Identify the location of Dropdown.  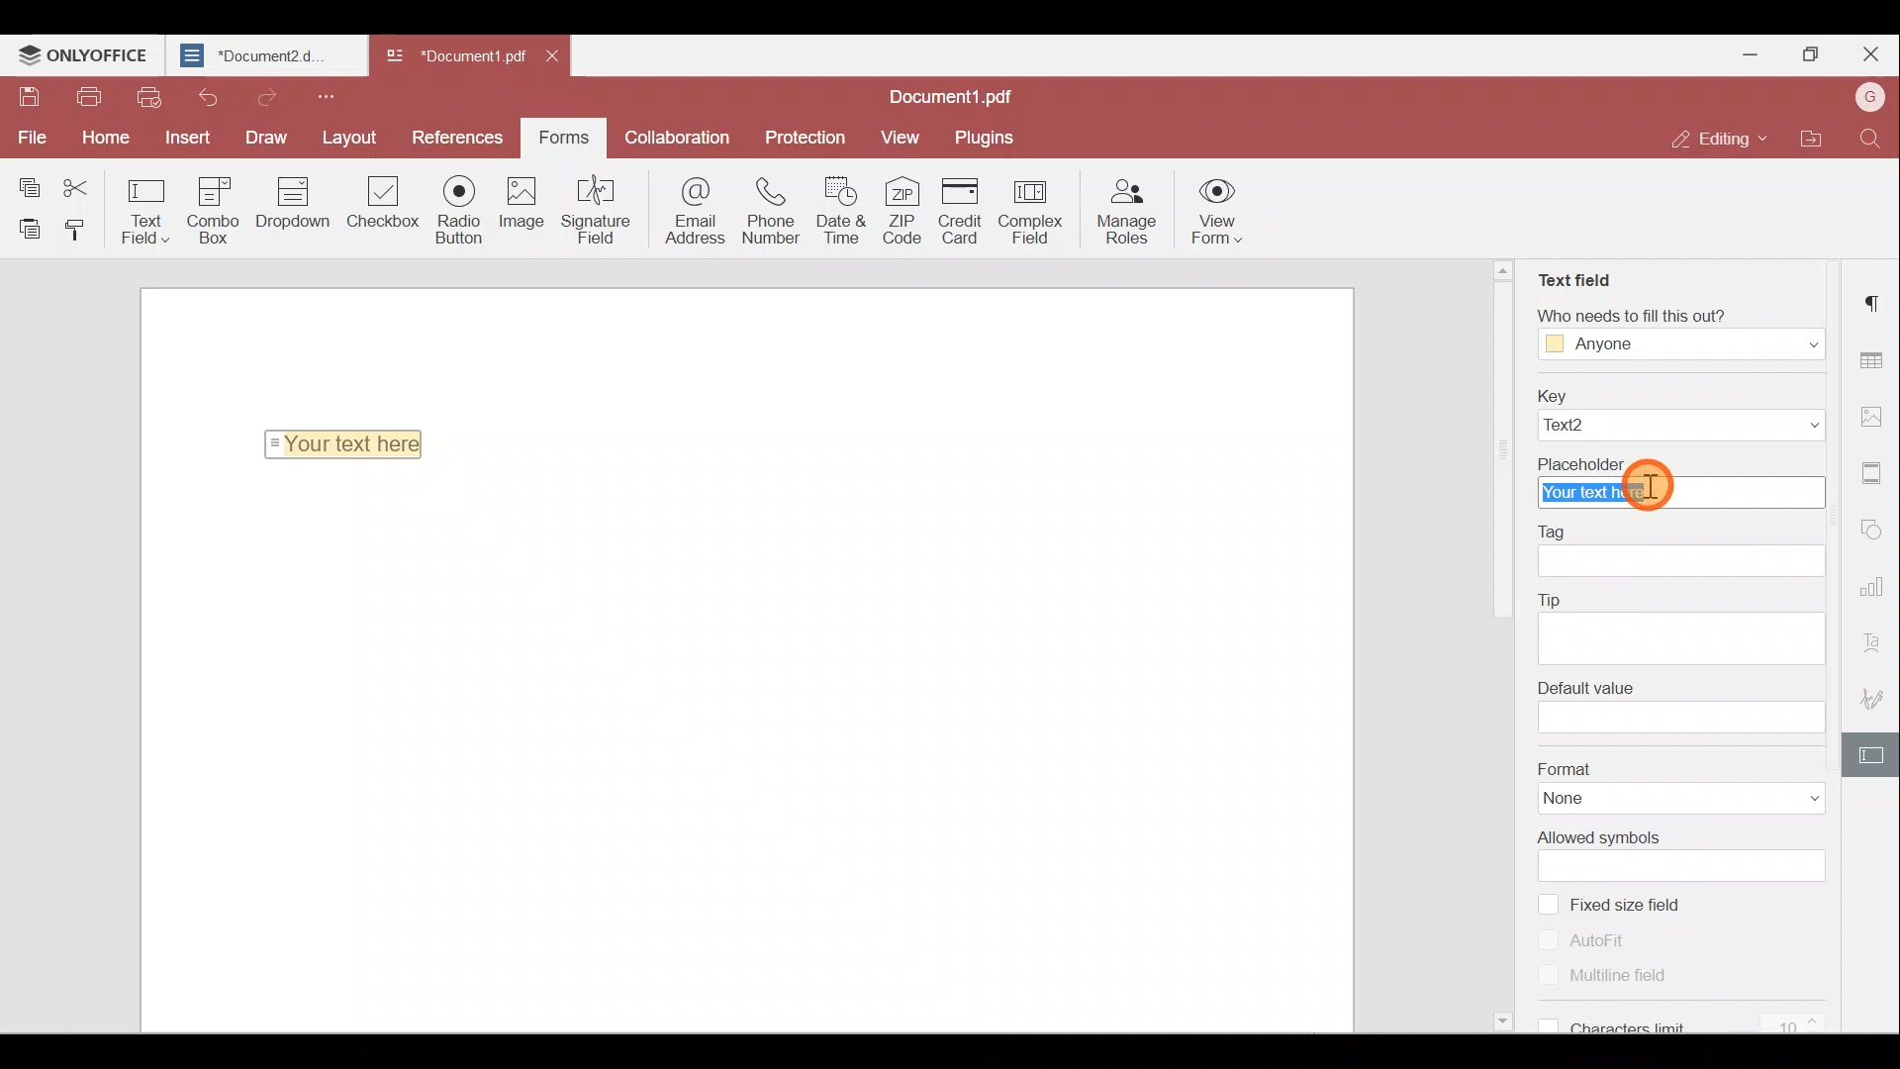
(1791, 342).